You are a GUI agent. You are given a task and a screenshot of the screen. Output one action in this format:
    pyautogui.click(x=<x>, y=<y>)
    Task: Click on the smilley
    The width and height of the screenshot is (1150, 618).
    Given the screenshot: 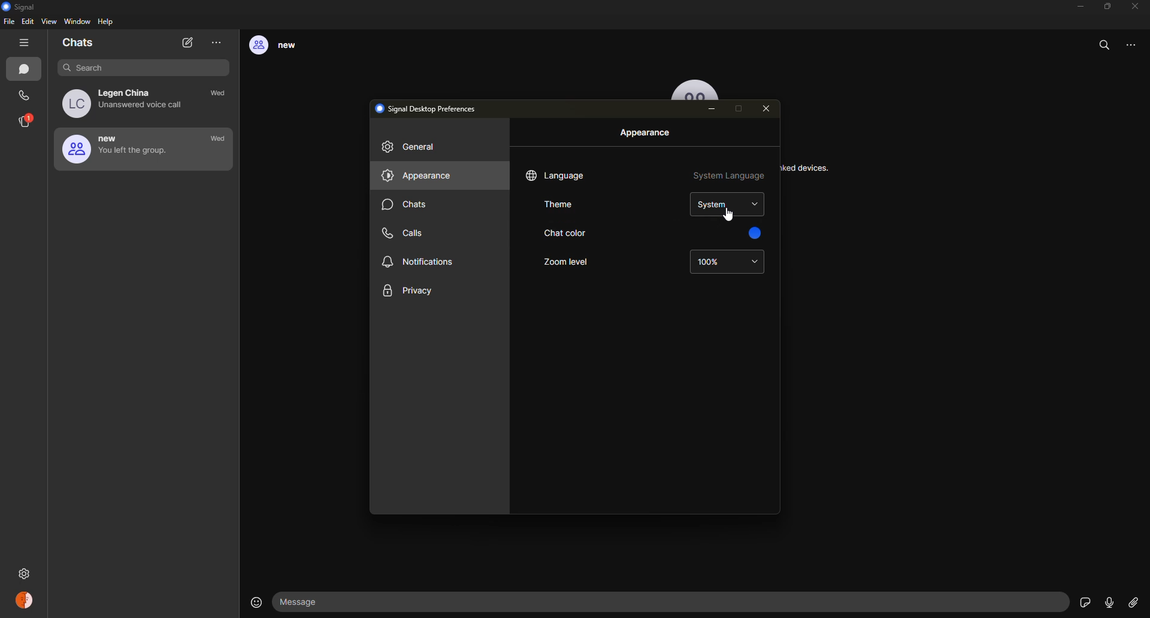 What is the action you would take?
    pyautogui.click(x=254, y=602)
    